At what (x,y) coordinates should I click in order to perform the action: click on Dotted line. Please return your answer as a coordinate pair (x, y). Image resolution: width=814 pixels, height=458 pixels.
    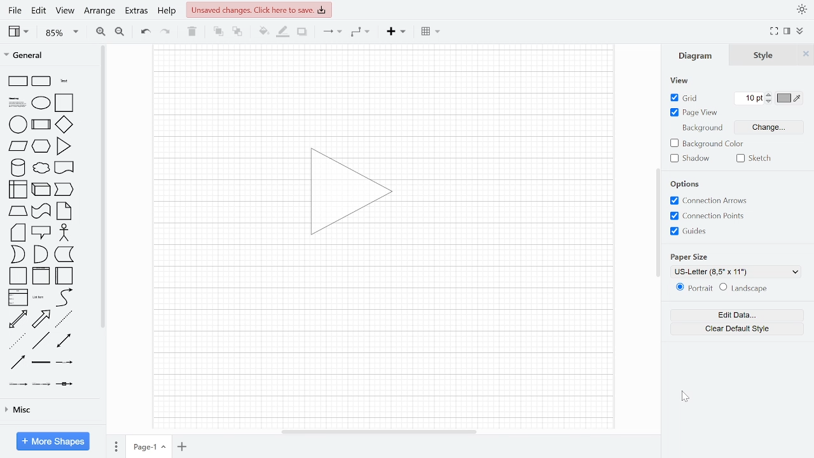
    Looking at the image, I should click on (17, 341).